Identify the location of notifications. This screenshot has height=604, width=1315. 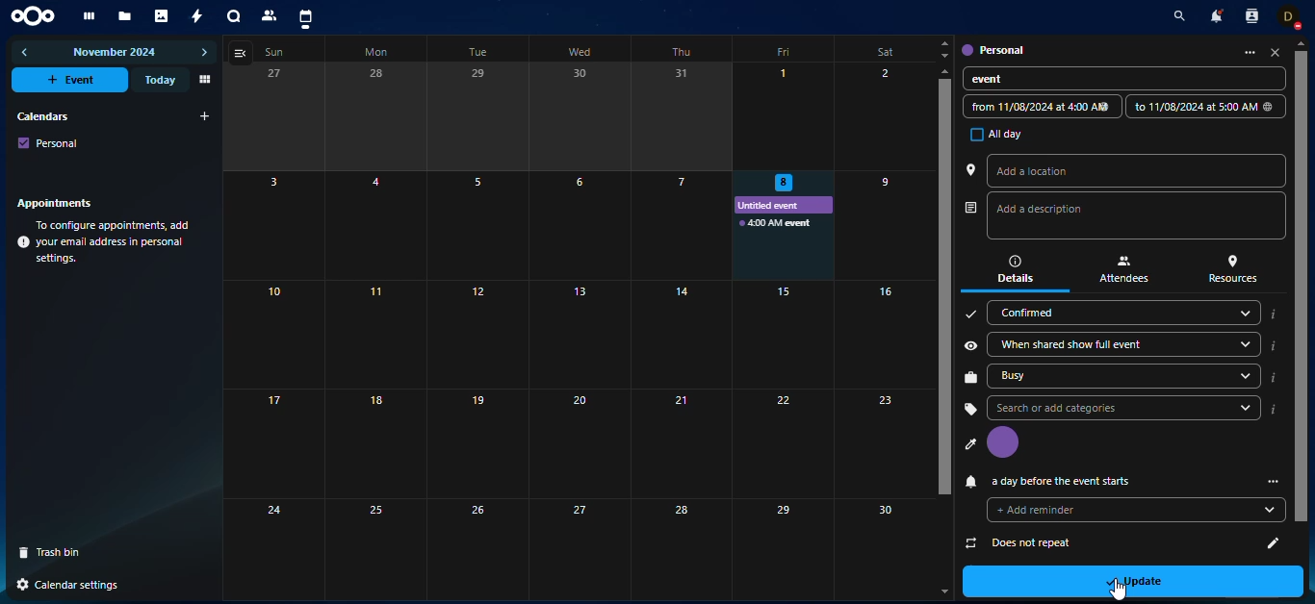
(1214, 15).